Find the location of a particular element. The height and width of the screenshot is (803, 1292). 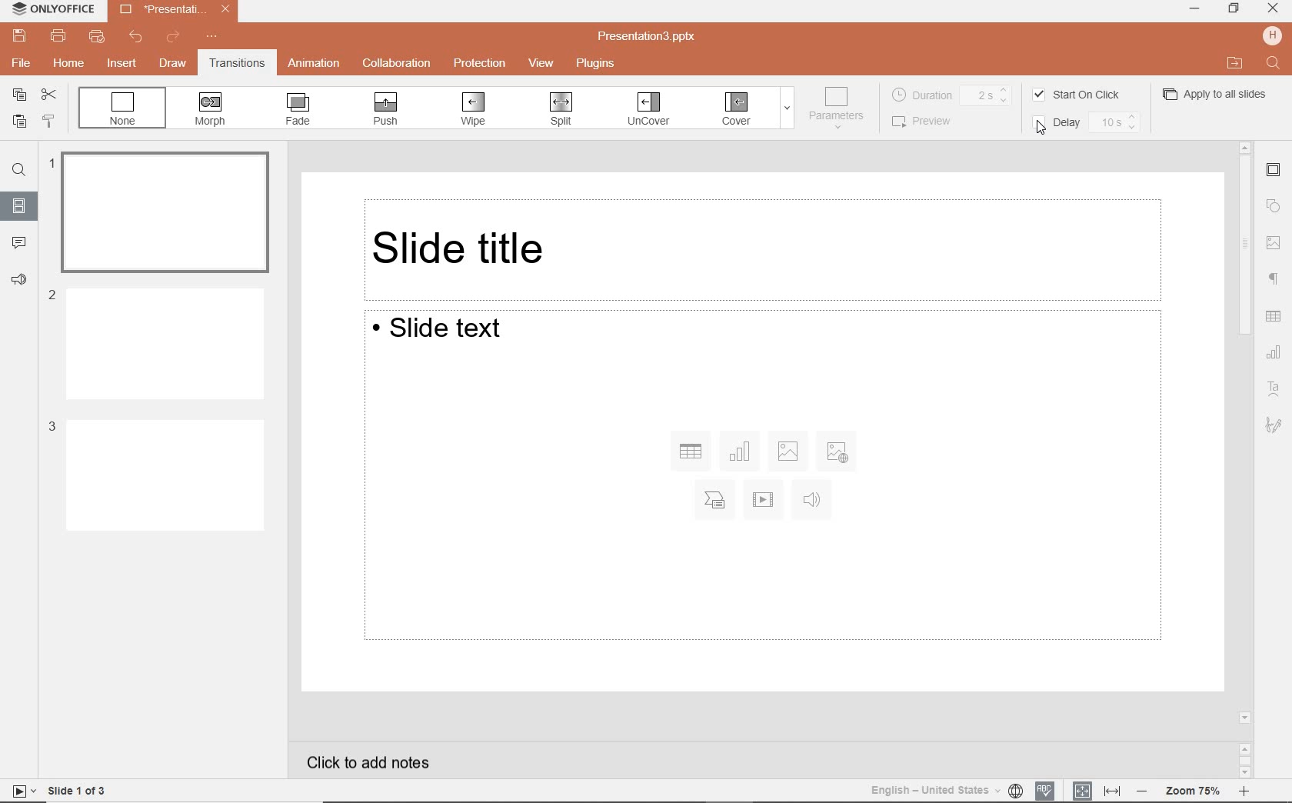

Presentation3.pptx is located at coordinates (172, 8).